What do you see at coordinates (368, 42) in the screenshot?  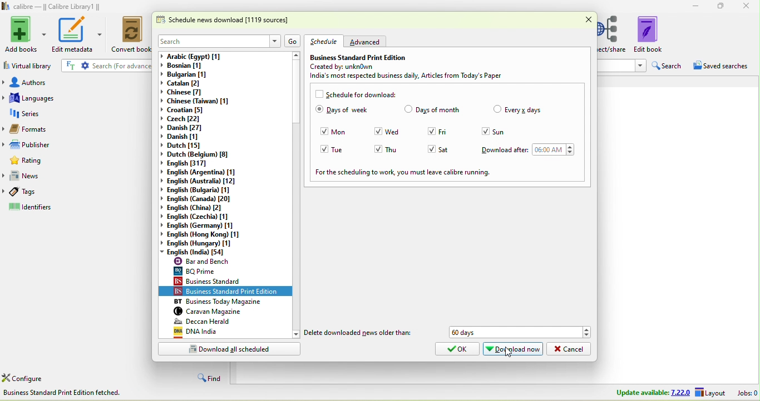 I see `advanced` at bounding box center [368, 42].